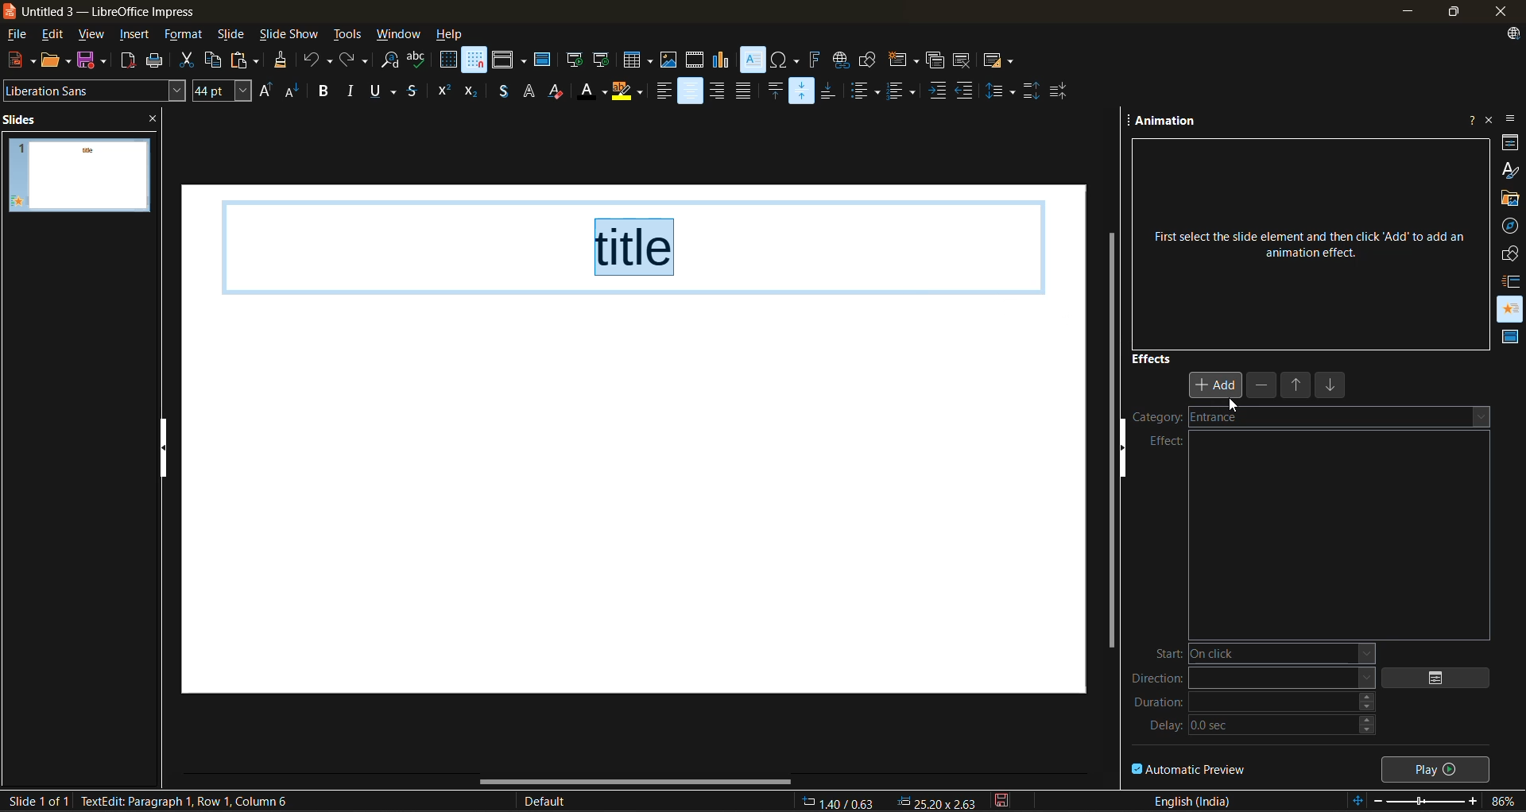 This screenshot has height=812, width=1526. Describe the element at coordinates (443, 89) in the screenshot. I see `superscript` at that location.